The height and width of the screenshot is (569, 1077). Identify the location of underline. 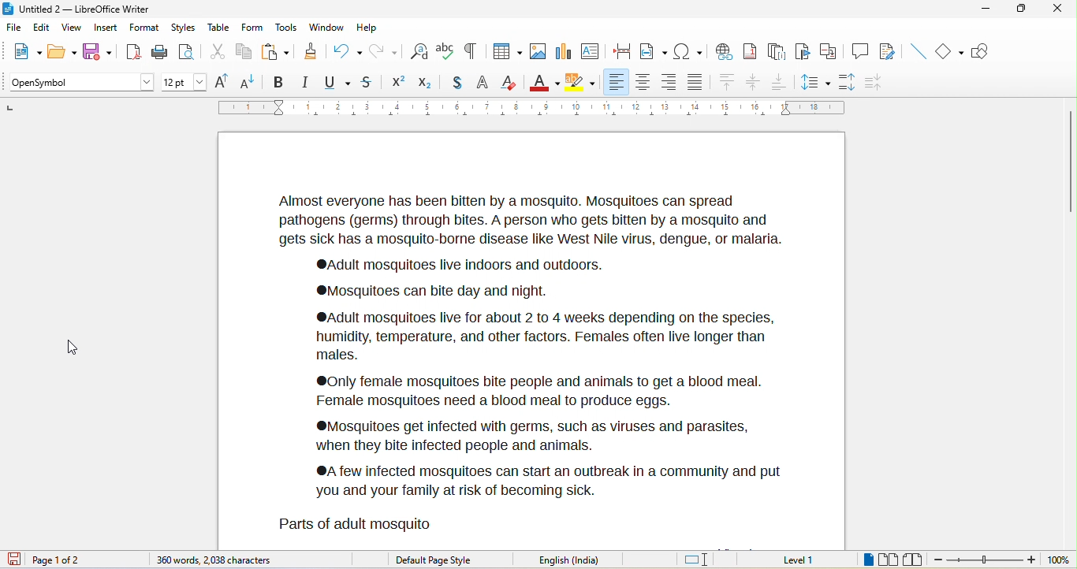
(338, 81).